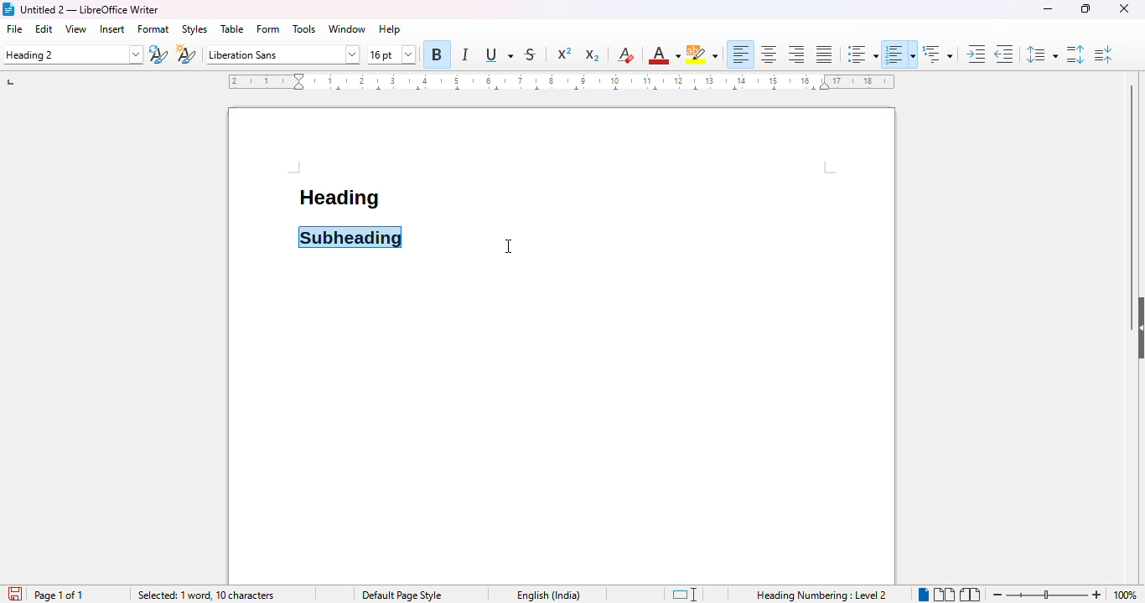 The width and height of the screenshot is (1145, 603). I want to click on align left, so click(741, 54).